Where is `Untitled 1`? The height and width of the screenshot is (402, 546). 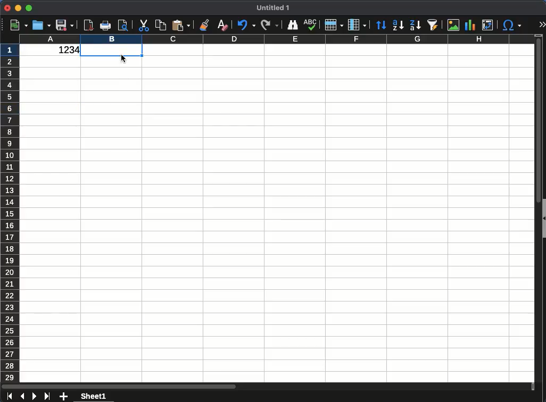 Untitled 1 is located at coordinates (274, 8).